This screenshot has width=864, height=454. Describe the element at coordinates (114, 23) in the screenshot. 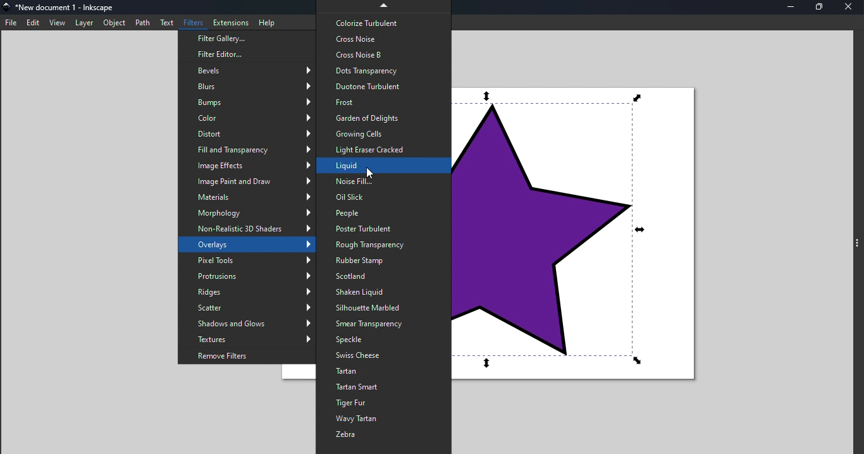

I see `Object` at that location.